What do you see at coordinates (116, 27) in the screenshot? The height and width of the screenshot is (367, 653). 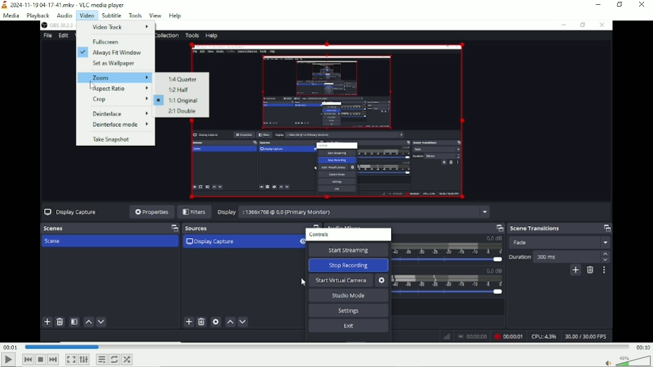 I see `Video track` at bounding box center [116, 27].